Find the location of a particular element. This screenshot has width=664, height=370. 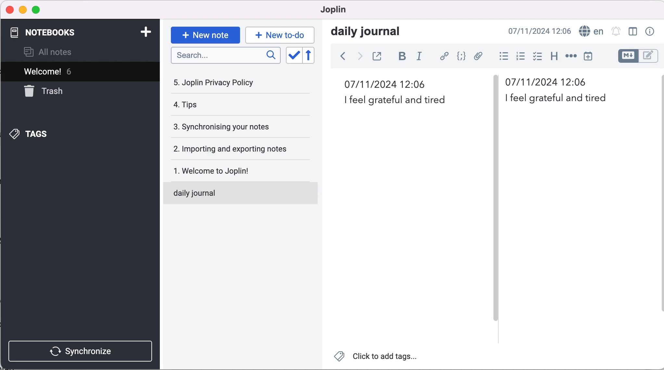

code is located at coordinates (459, 57).